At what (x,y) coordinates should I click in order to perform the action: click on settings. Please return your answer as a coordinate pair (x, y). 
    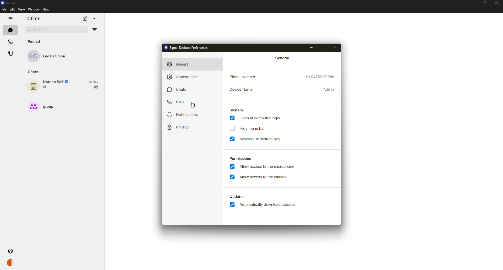
    Looking at the image, I should click on (11, 252).